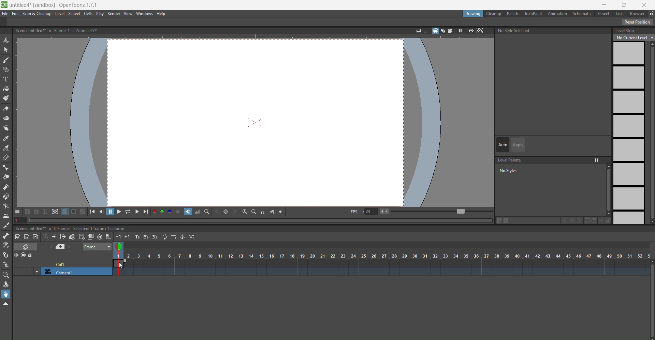  What do you see at coordinates (6, 197) in the screenshot?
I see `magnet tool` at bounding box center [6, 197].